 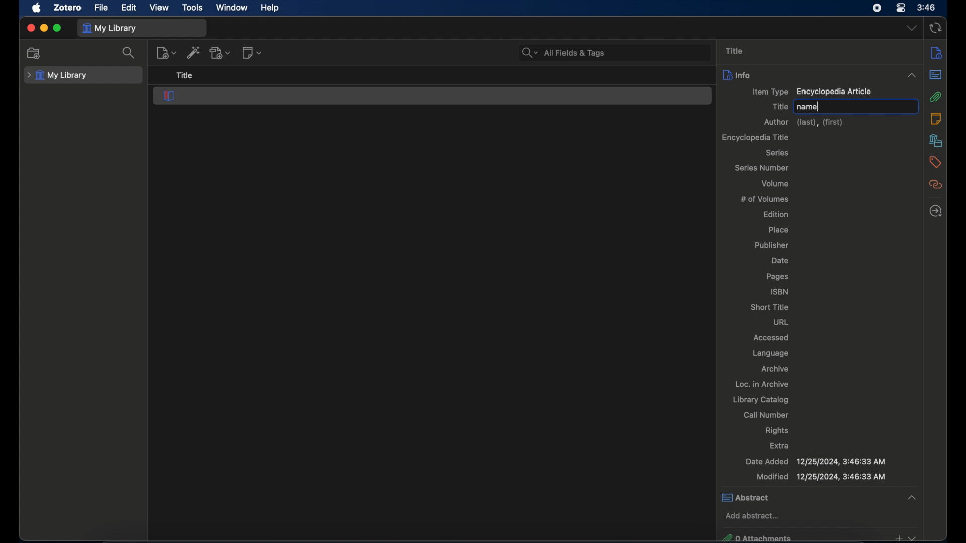 I want to click on window, so click(x=232, y=8).